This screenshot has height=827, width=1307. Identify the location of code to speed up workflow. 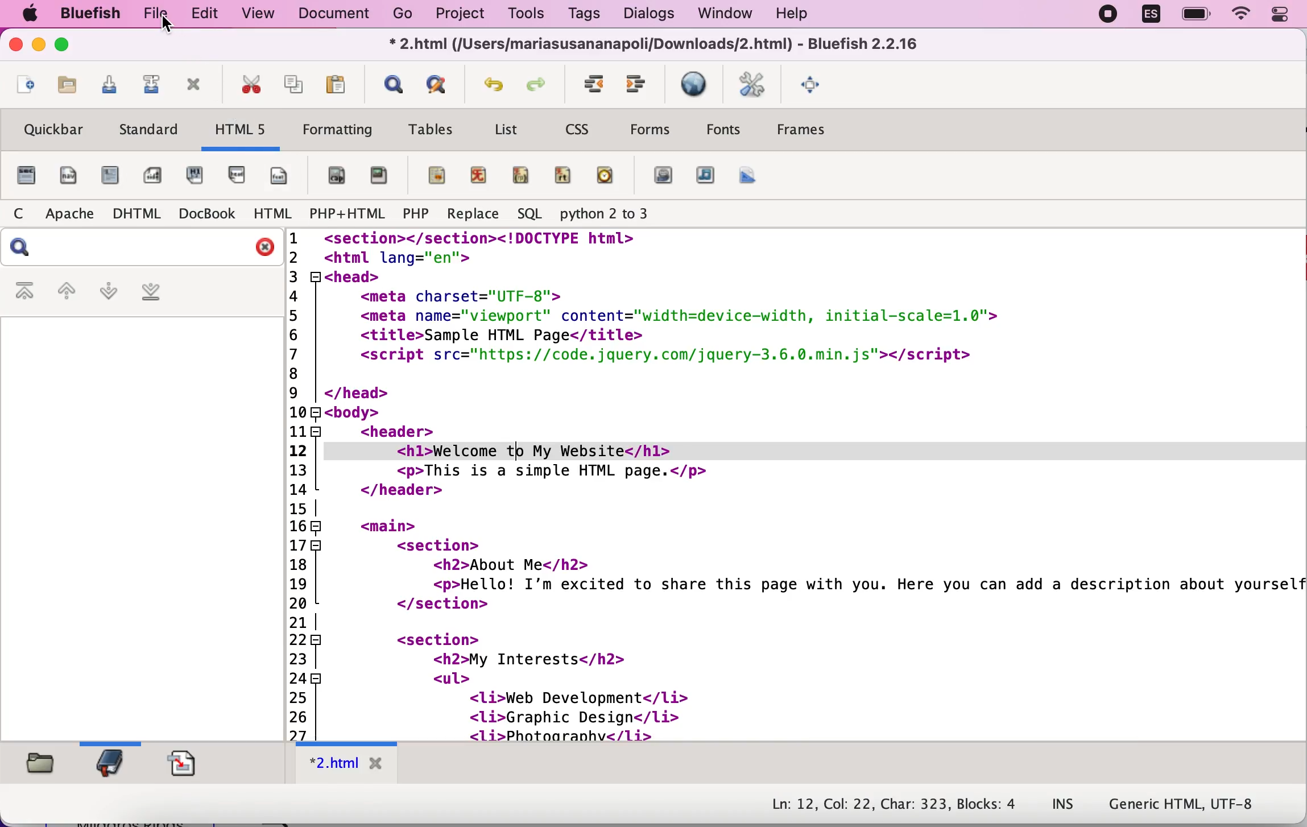
(796, 487).